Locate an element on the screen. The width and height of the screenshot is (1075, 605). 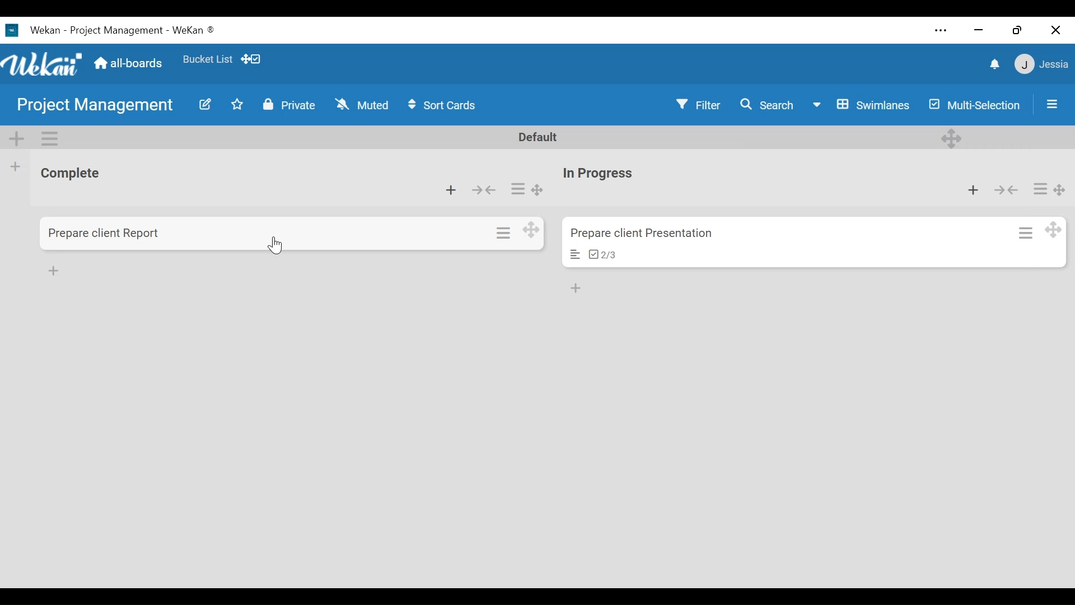
Restore is located at coordinates (1015, 30).